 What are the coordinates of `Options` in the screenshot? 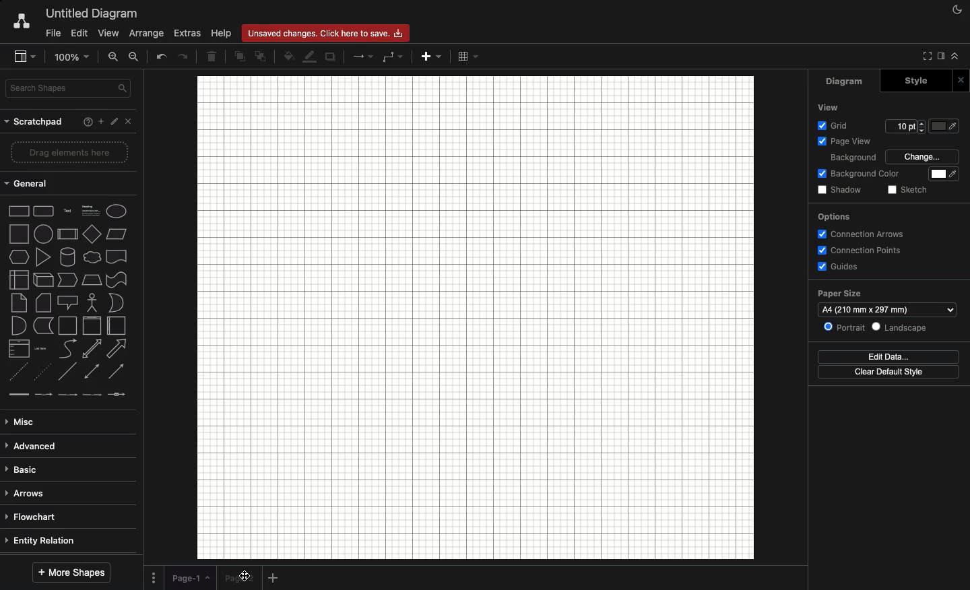 It's located at (156, 577).